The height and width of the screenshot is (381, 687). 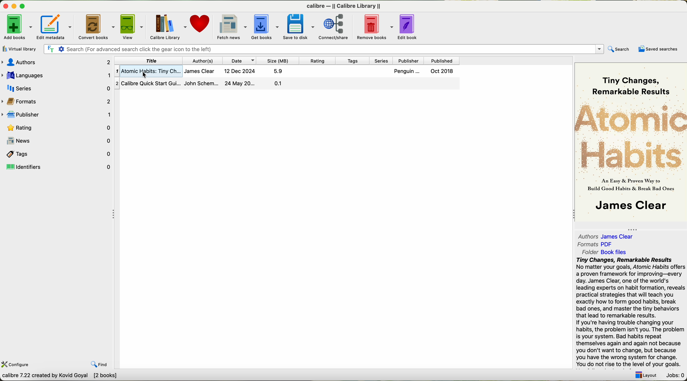 I want to click on tags, so click(x=353, y=61).